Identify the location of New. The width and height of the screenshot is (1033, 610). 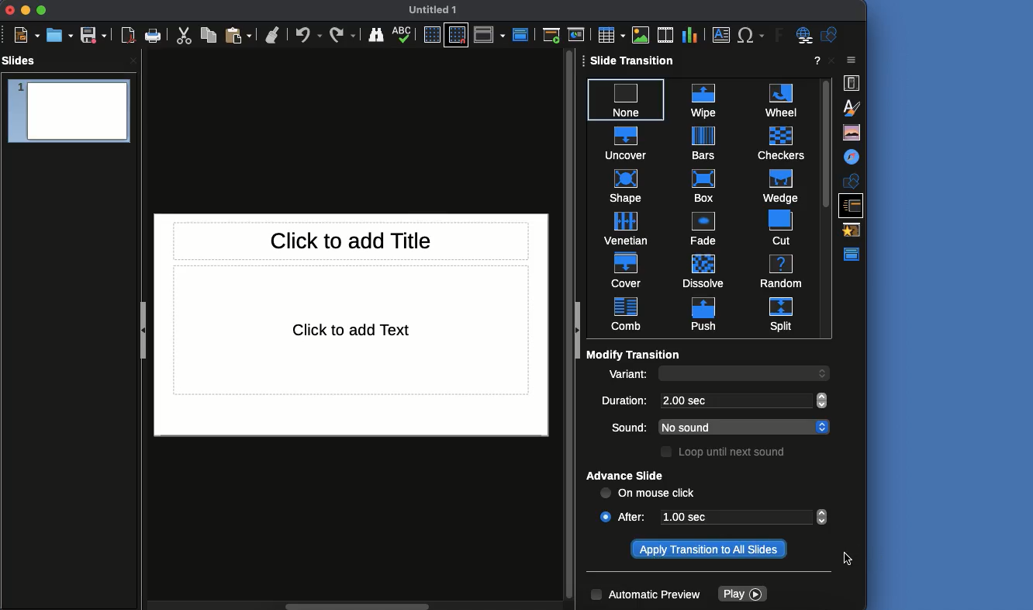
(28, 36).